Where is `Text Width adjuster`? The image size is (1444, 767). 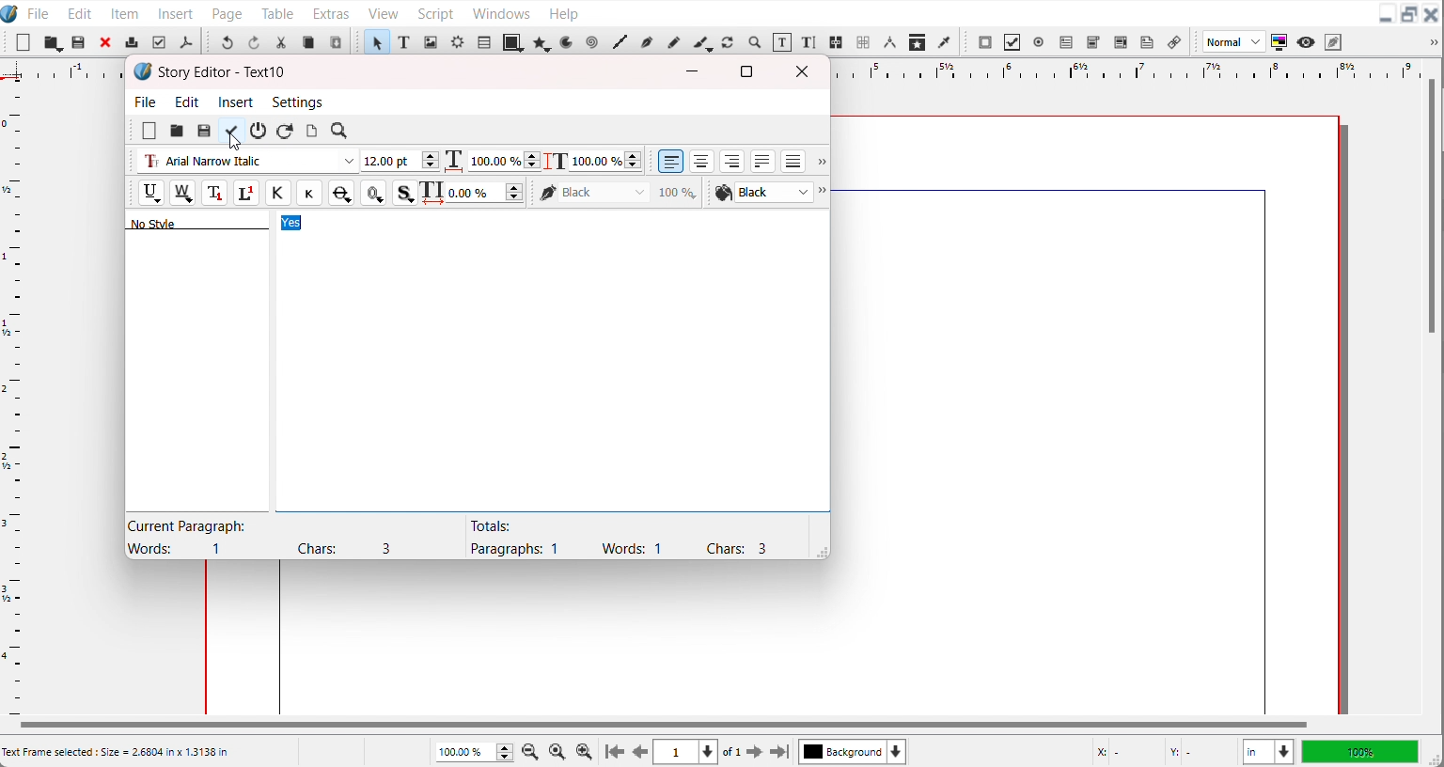
Text Width adjuster is located at coordinates (486, 193).